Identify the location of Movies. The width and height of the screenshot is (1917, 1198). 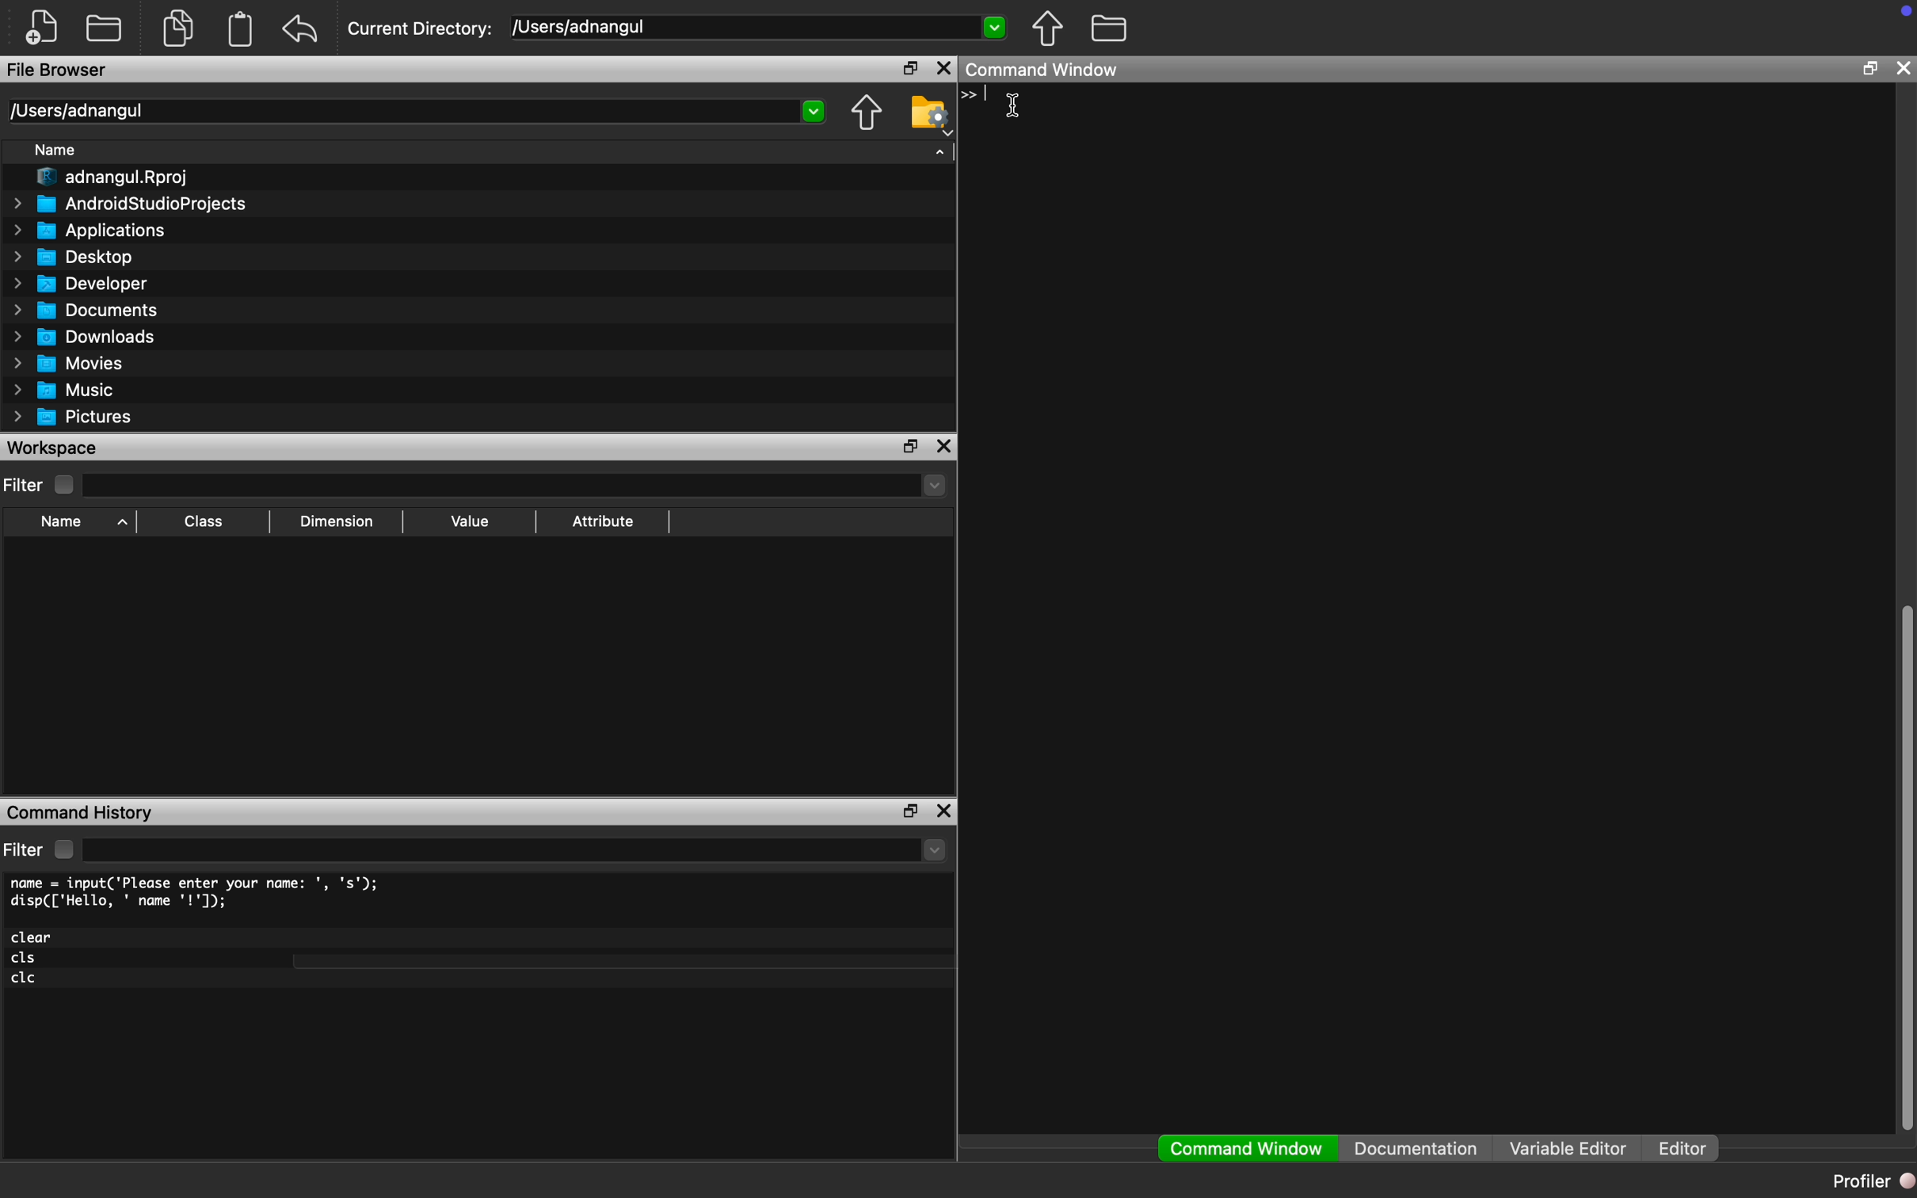
(64, 363).